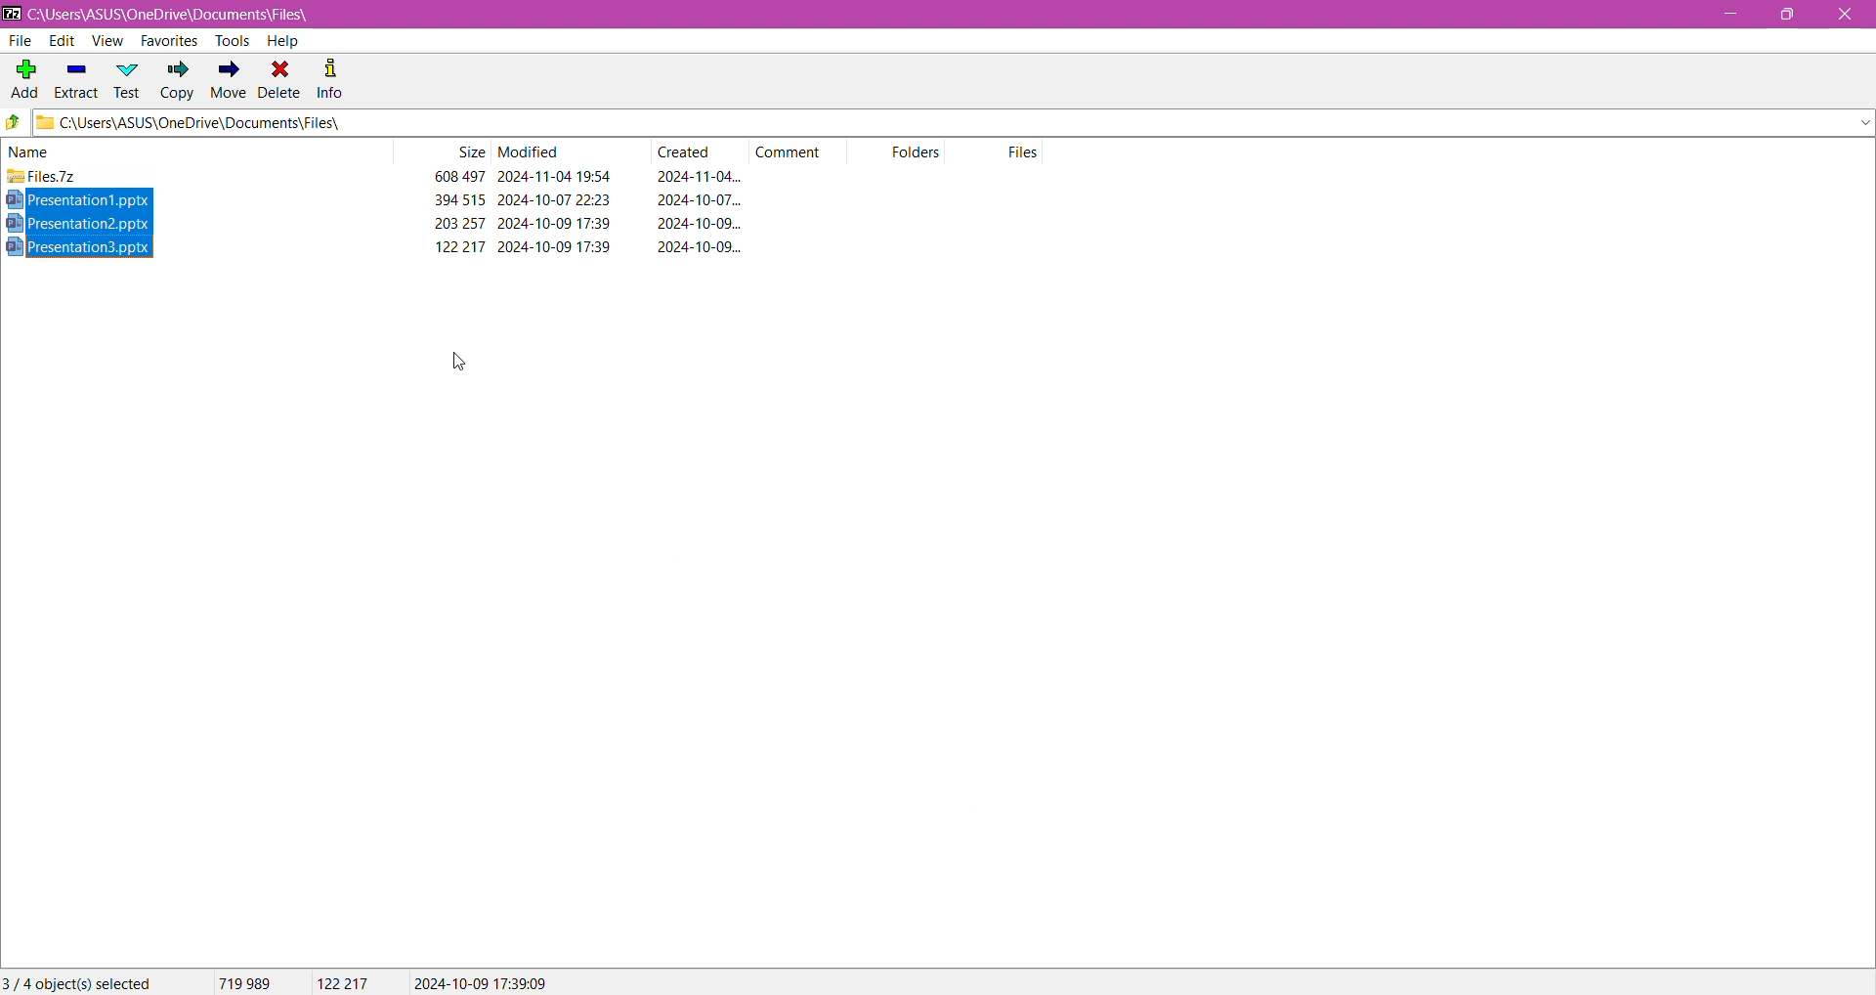 This screenshot has width=1876, height=995. Describe the element at coordinates (346, 983) in the screenshot. I see `122217` at that location.